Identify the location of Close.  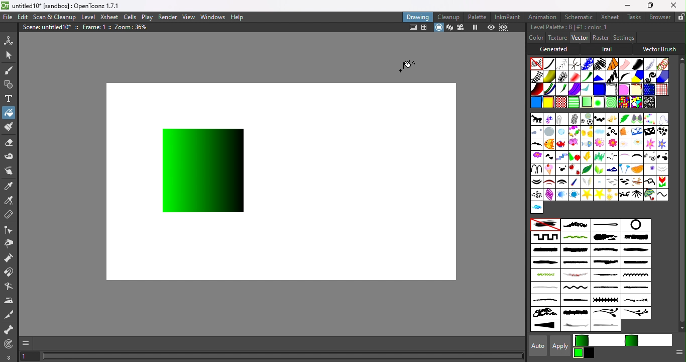
(674, 5).